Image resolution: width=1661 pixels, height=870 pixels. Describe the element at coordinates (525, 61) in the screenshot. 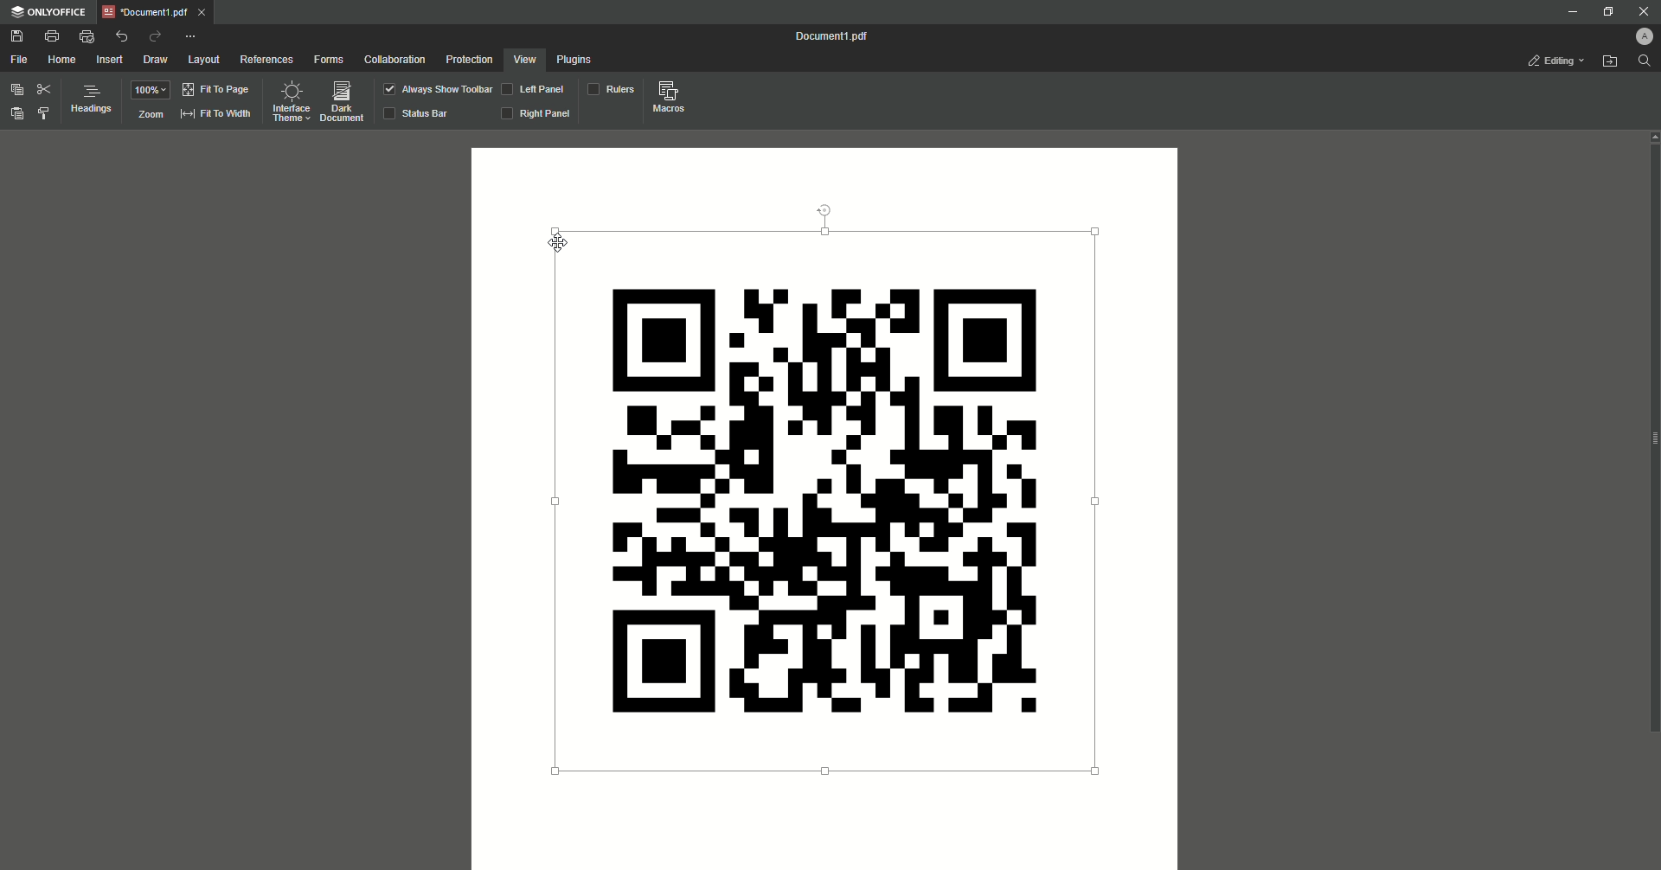

I see `View` at that location.